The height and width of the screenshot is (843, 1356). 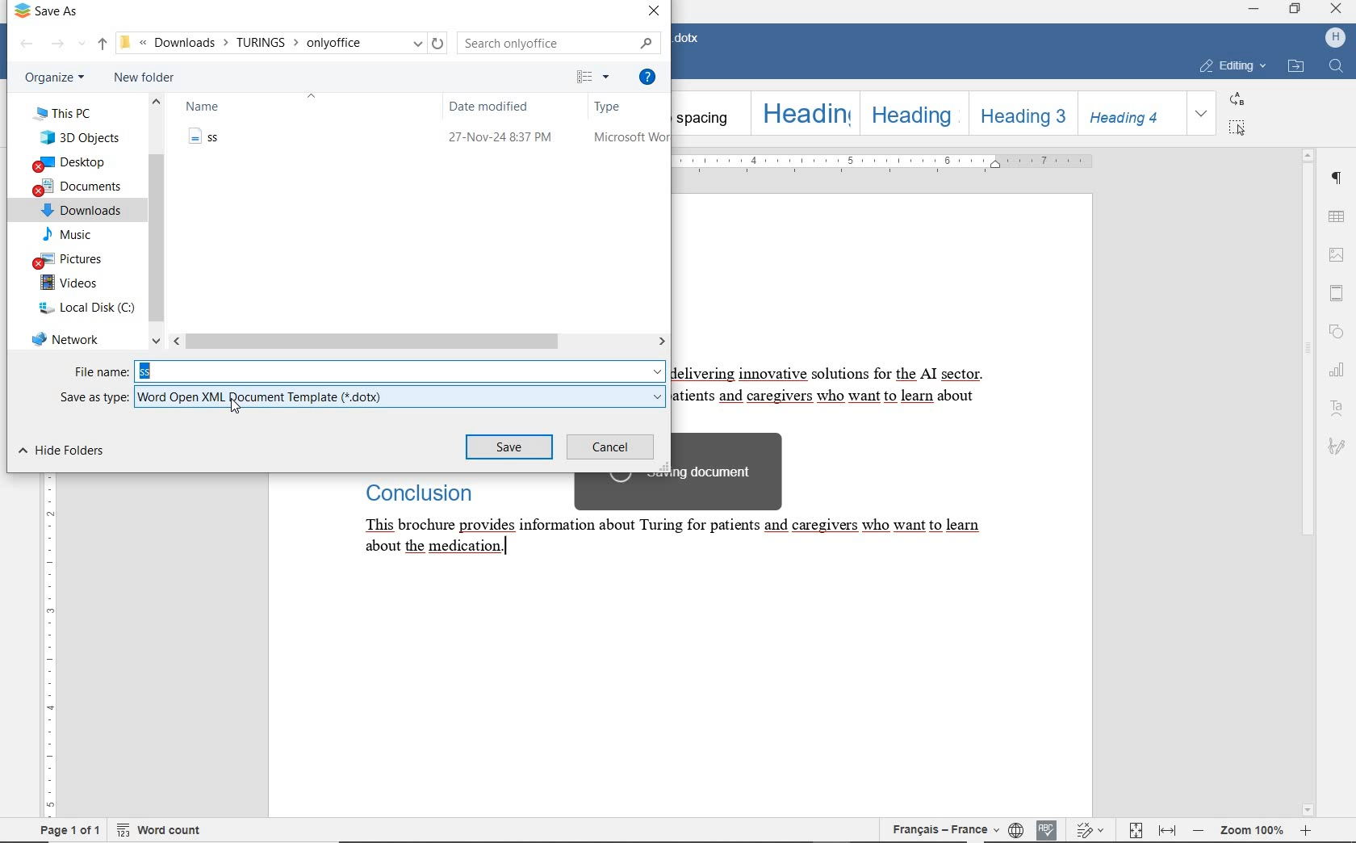 What do you see at coordinates (71, 830) in the screenshot?
I see `PAGE 1 OF 1` at bounding box center [71, 830].